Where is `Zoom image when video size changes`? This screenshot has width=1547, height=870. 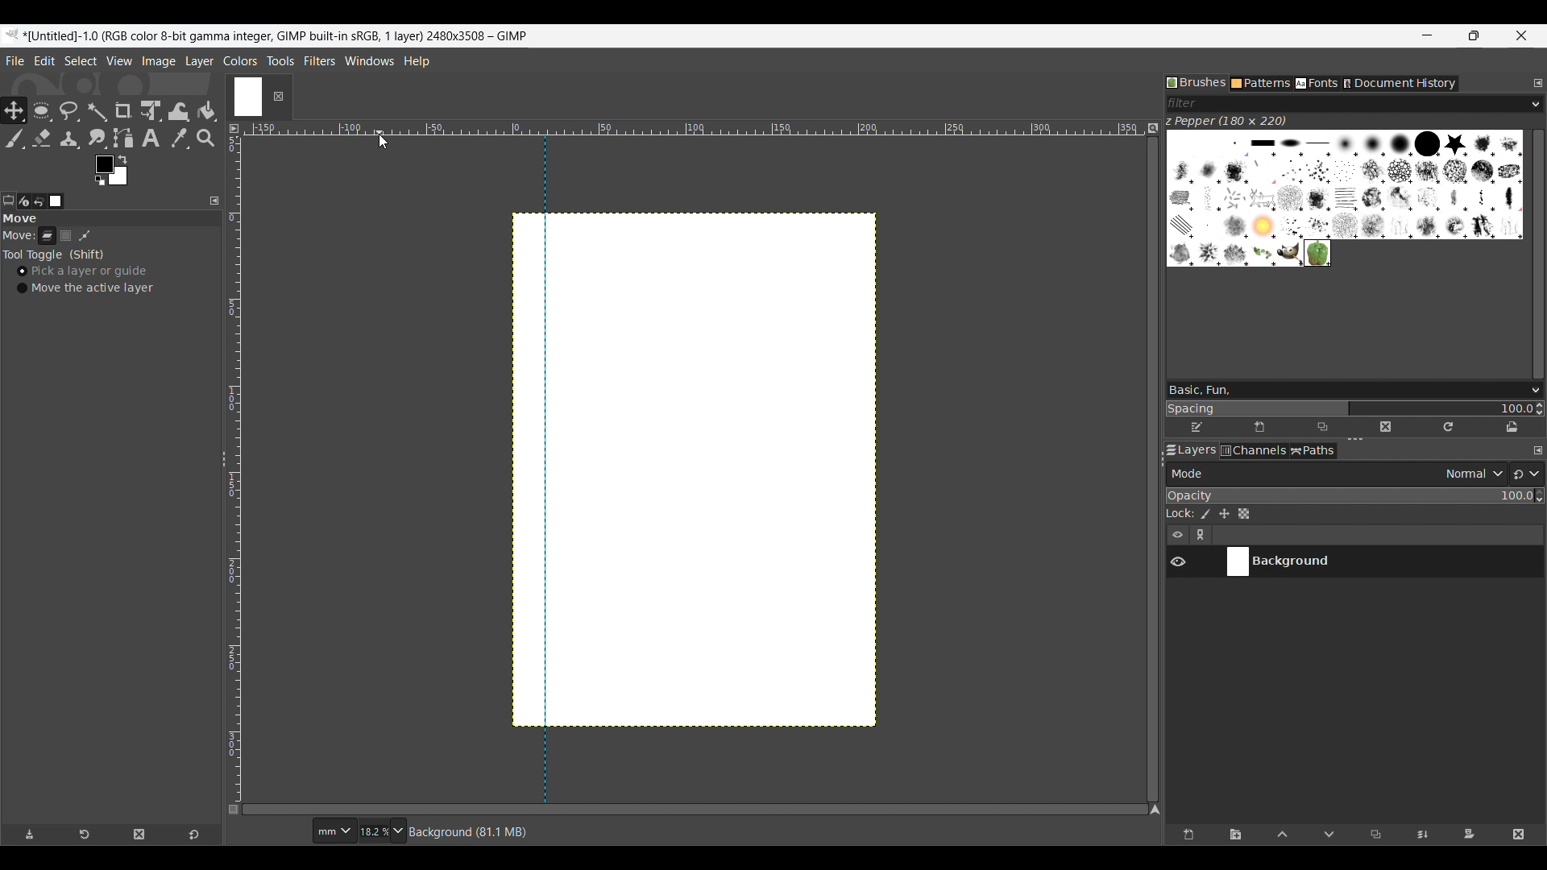
Zoom image when video size changes is located at coordinates (1152, 128).